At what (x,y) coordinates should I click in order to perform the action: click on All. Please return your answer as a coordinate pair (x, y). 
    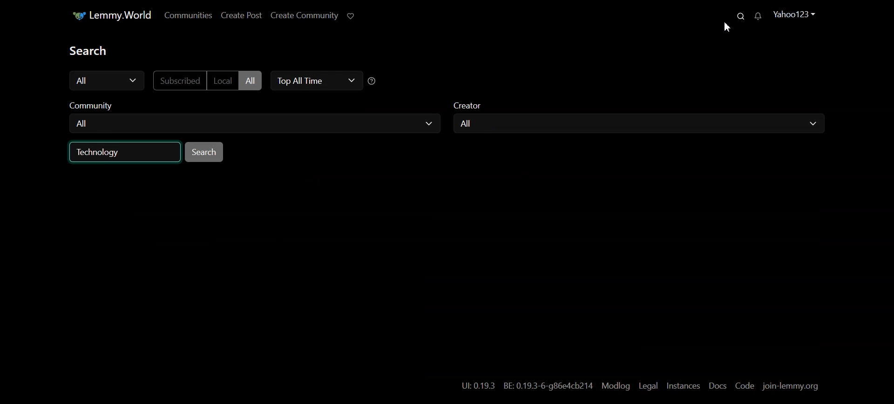
    Looking at the image, I should click on (250, 81).